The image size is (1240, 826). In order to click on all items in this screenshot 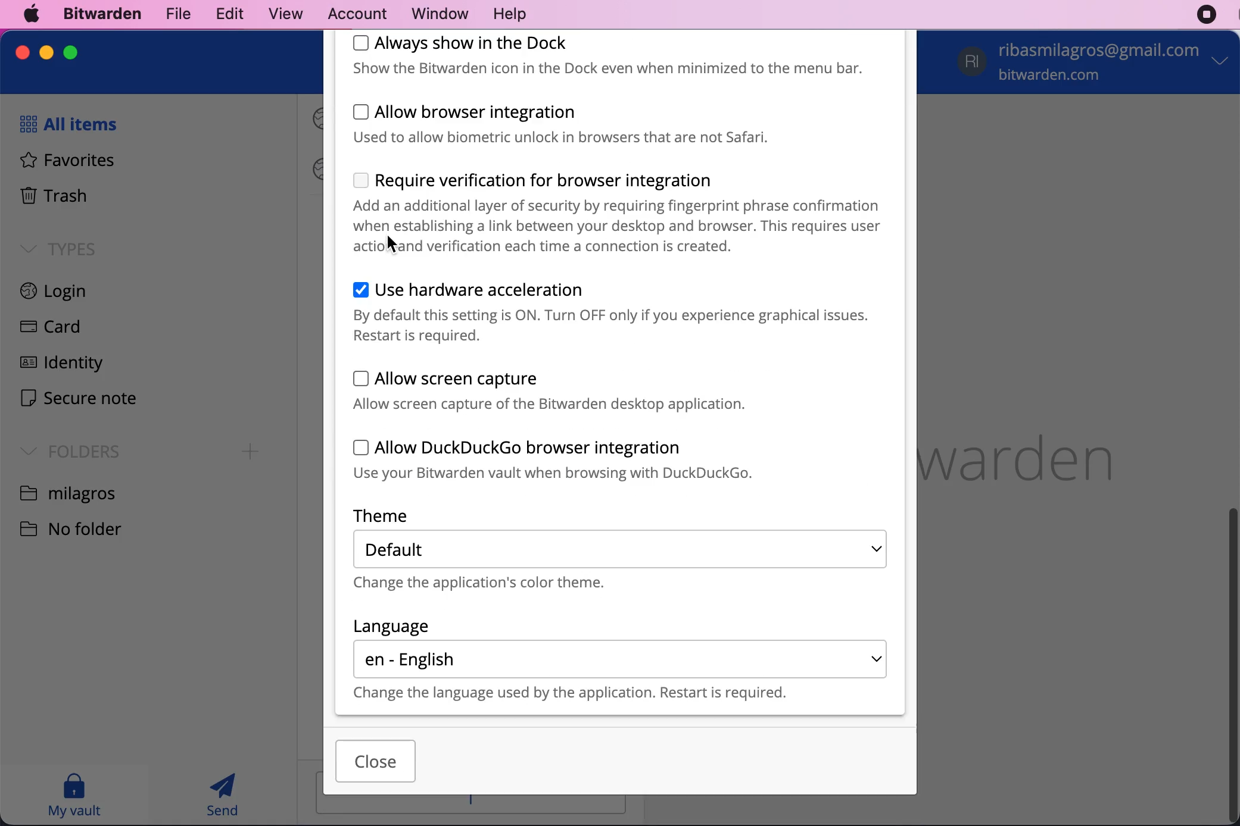, I will do `click(64, 124)`.